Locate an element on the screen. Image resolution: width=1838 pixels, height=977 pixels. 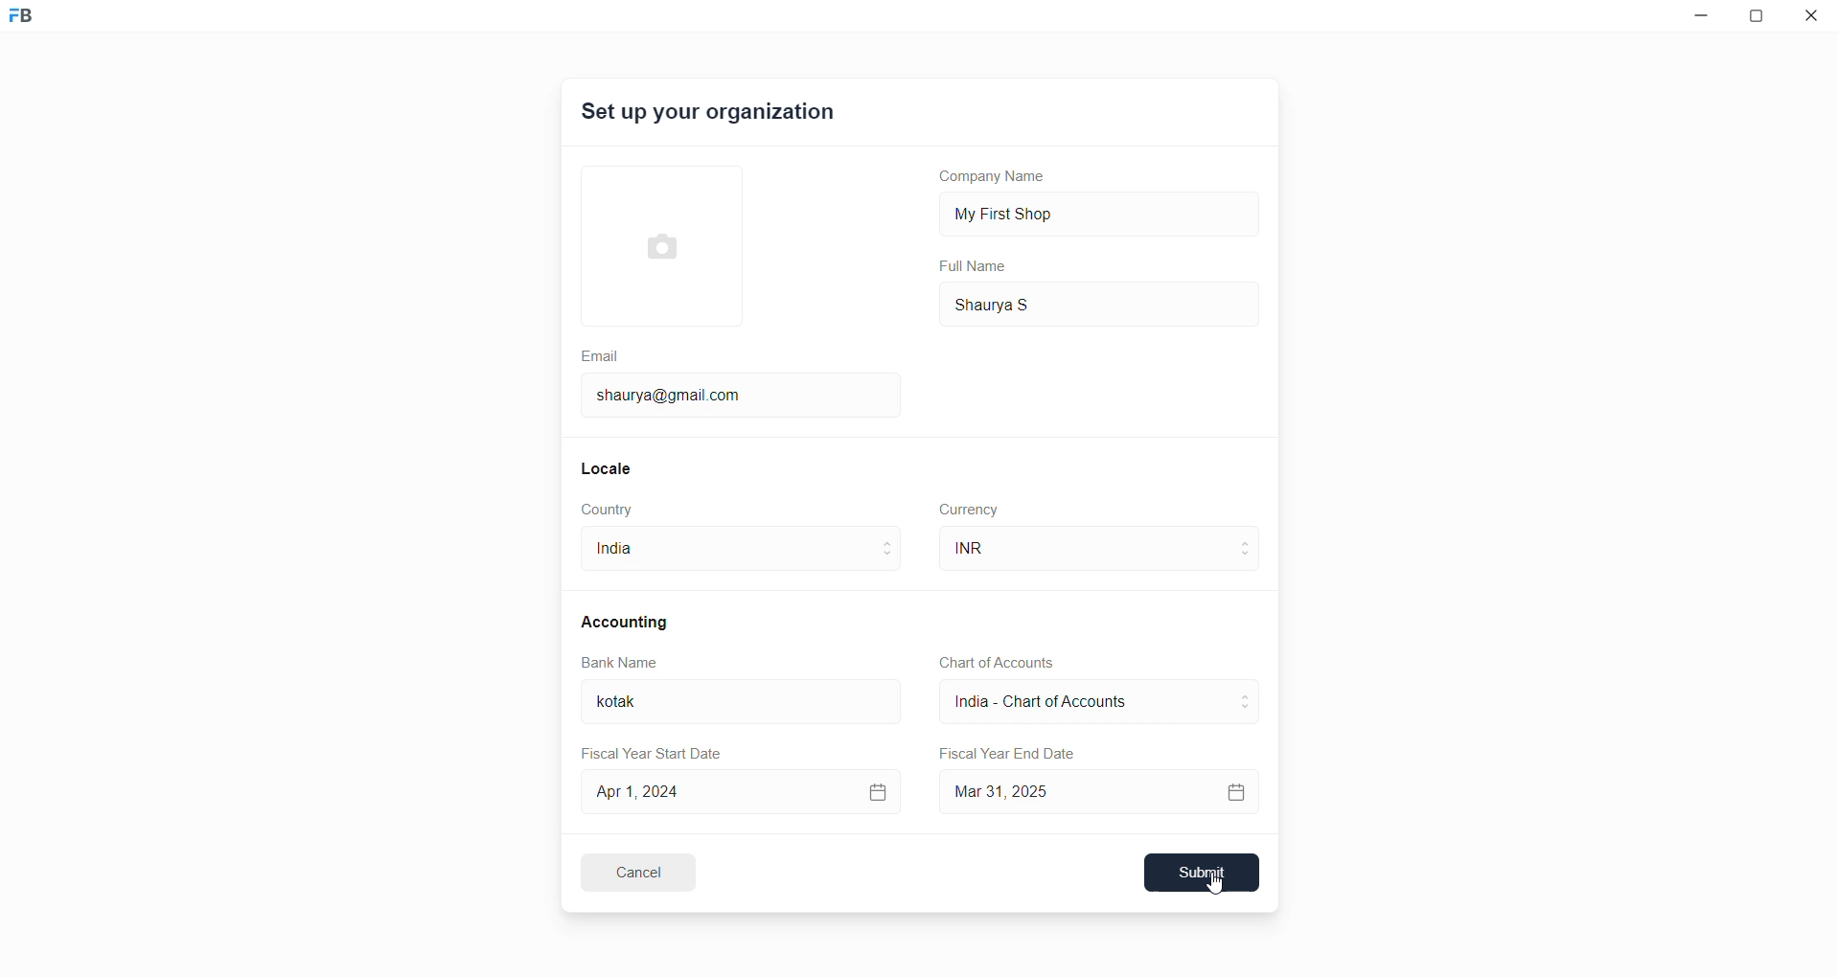
India is located at coordinates (647, 553).